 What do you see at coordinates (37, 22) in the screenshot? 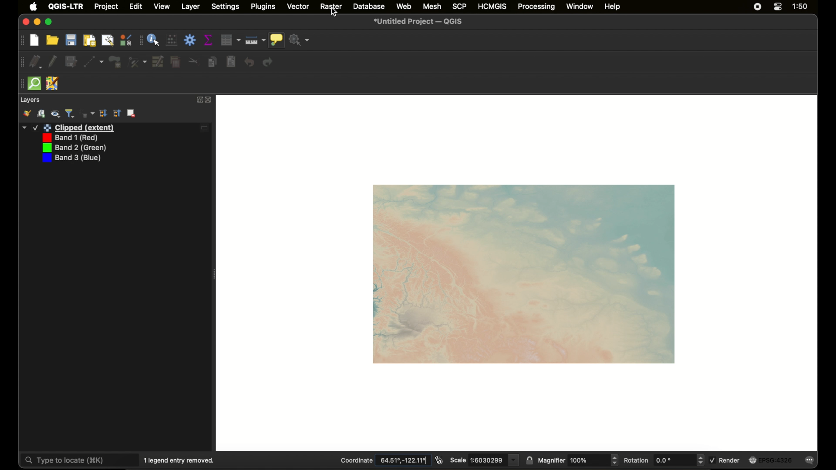
I see `minimize` at bounding box center [37, 22].